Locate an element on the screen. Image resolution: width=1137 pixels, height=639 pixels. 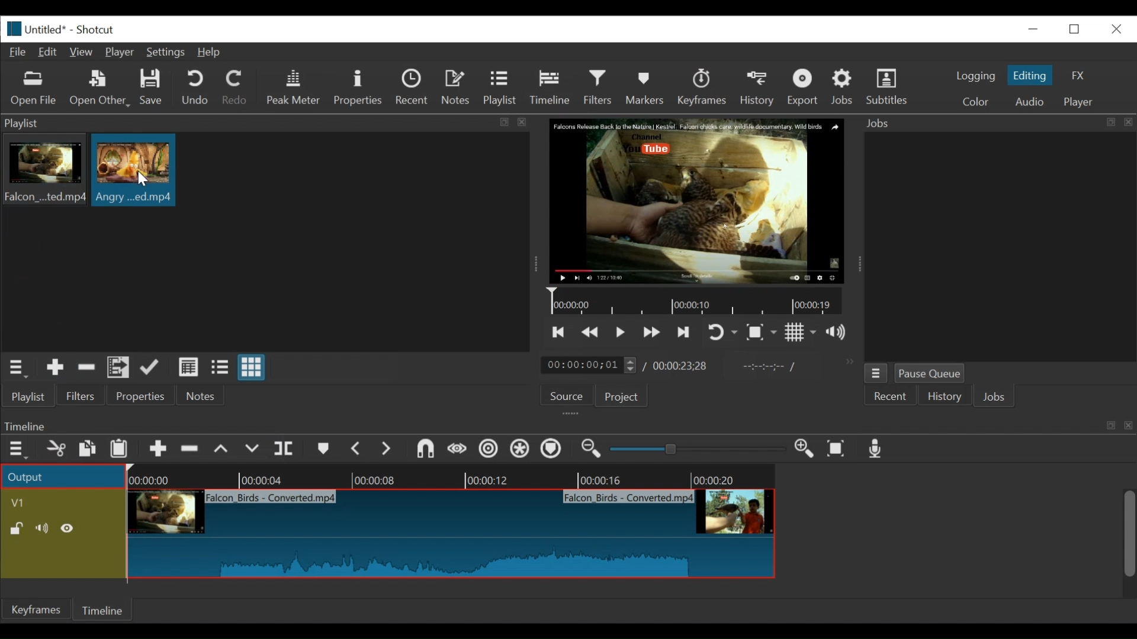
play forward quickly is located at coordinates (653, 334).